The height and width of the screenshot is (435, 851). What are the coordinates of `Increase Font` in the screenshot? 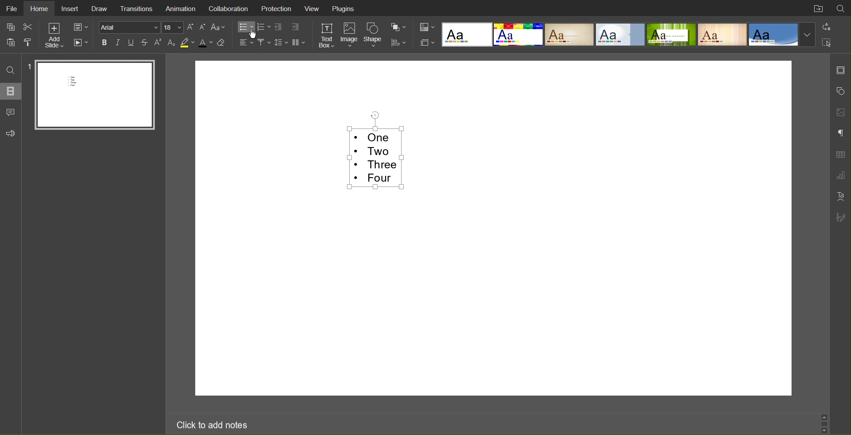 It's located at (190, 27).